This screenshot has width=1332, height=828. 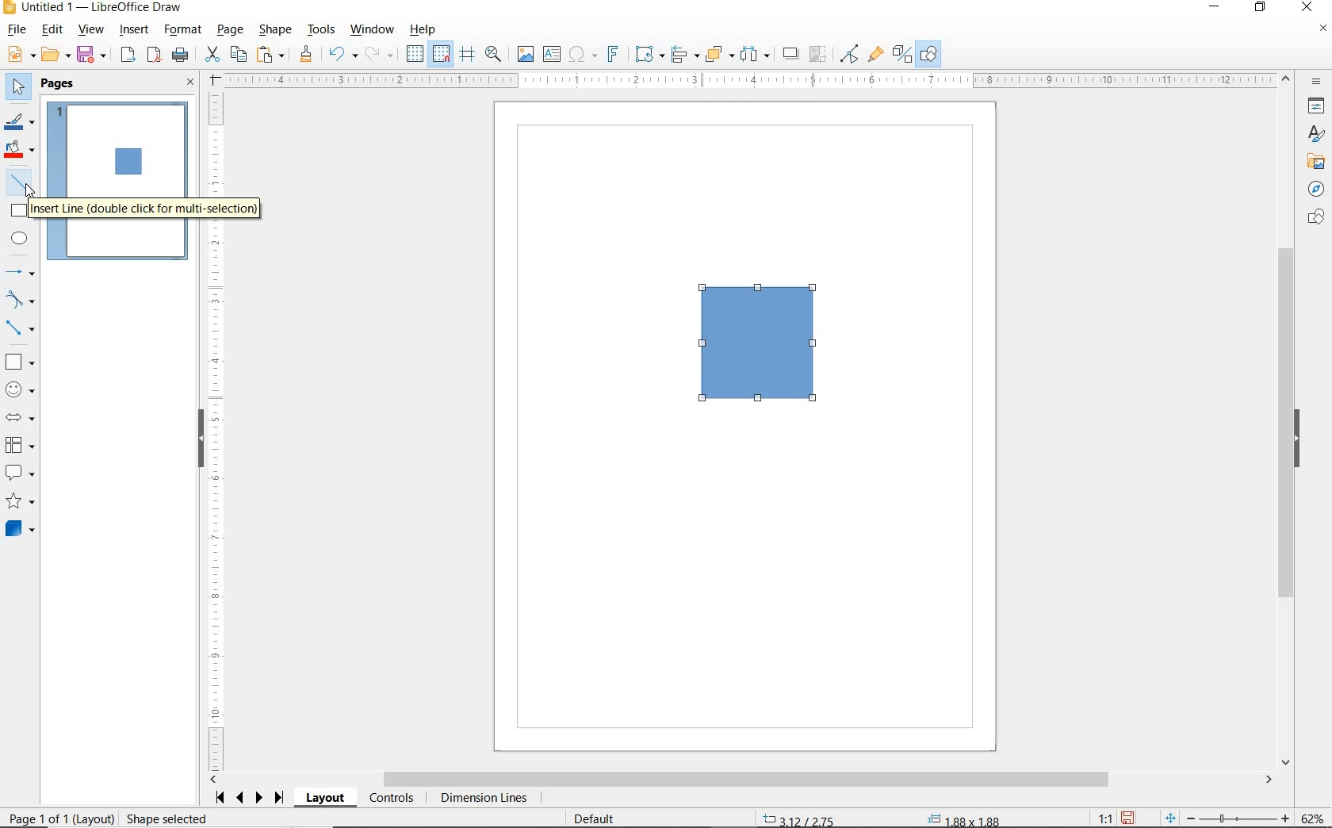 What do you see at coordinates (191, 83) in the screenshot?
I see `CLOSE` at bounding box center [191, 83].